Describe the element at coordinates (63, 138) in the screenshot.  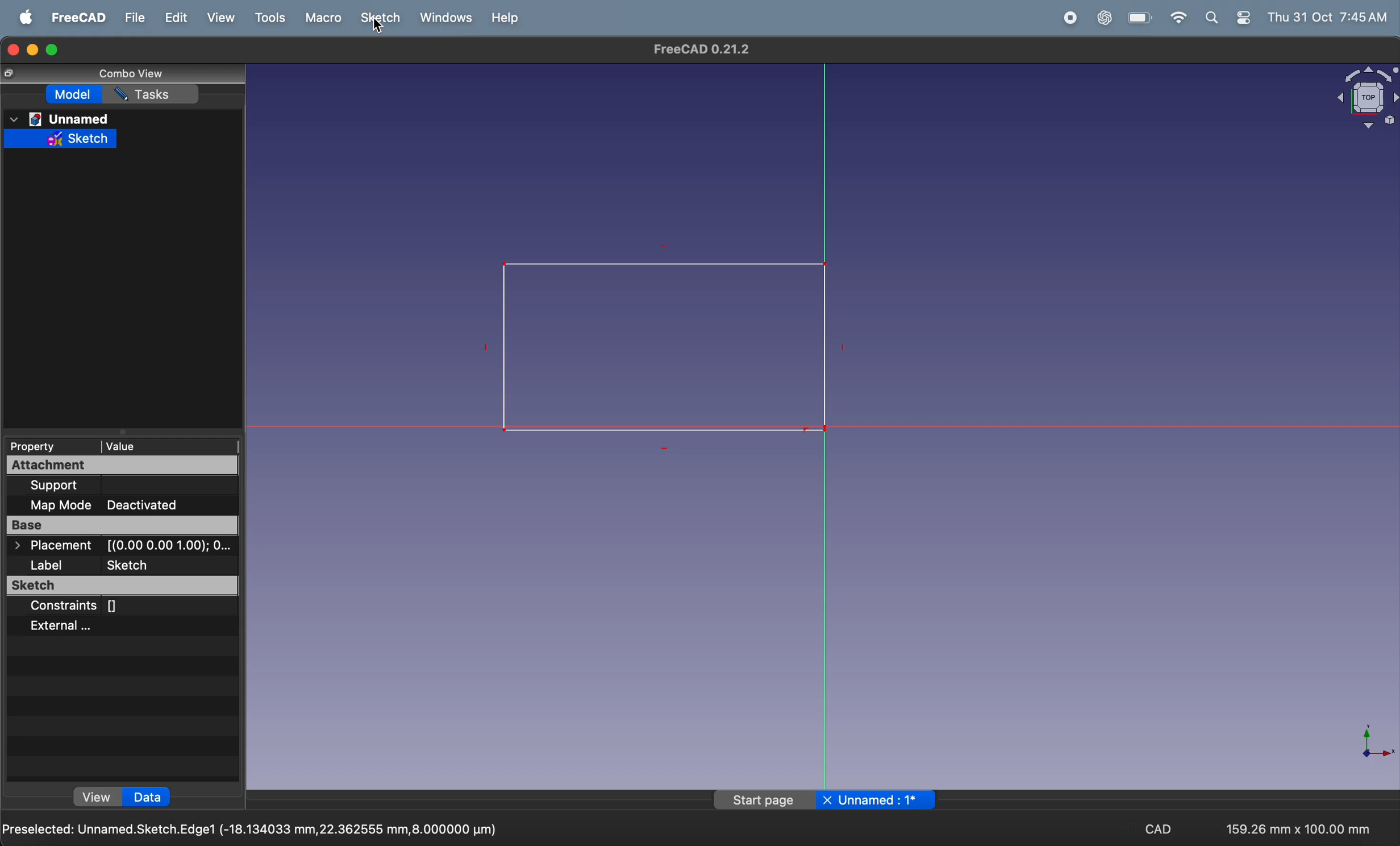
I see `sketch` at that location.